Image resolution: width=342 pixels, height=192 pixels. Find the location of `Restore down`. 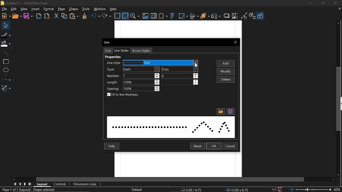

Restore down is located at coordinates (323, 3).